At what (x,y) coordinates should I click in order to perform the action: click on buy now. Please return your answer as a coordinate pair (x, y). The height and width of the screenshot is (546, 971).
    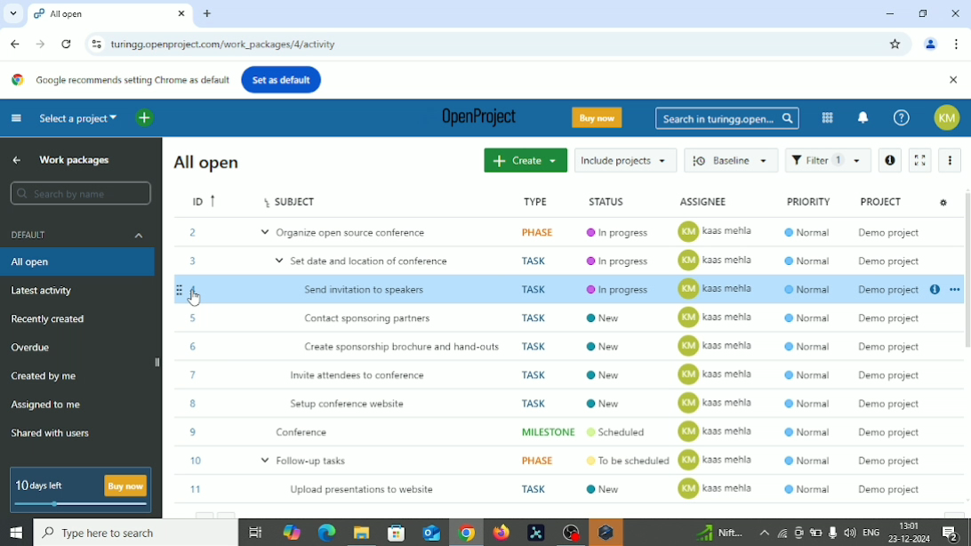
    Looking at the image, I should click on (126, 486).